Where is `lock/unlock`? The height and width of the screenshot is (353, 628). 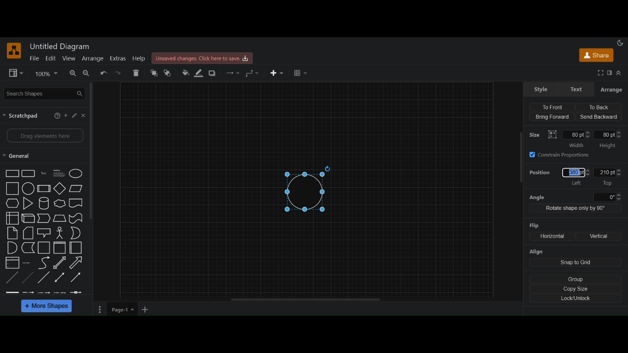 lock/unlock is located at coordinates (576, 298).